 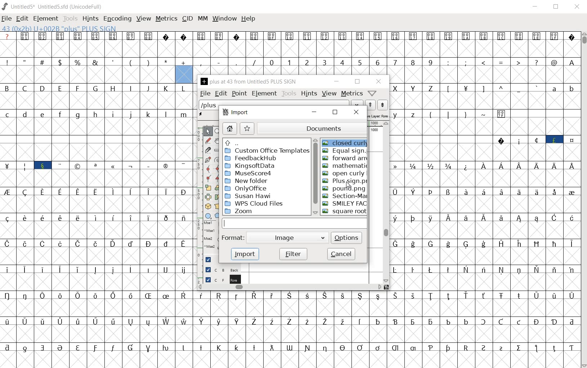 What do you see at coordinates (97, 148) in the screenshot?
I see `slot` at bounding box center [97, 148].